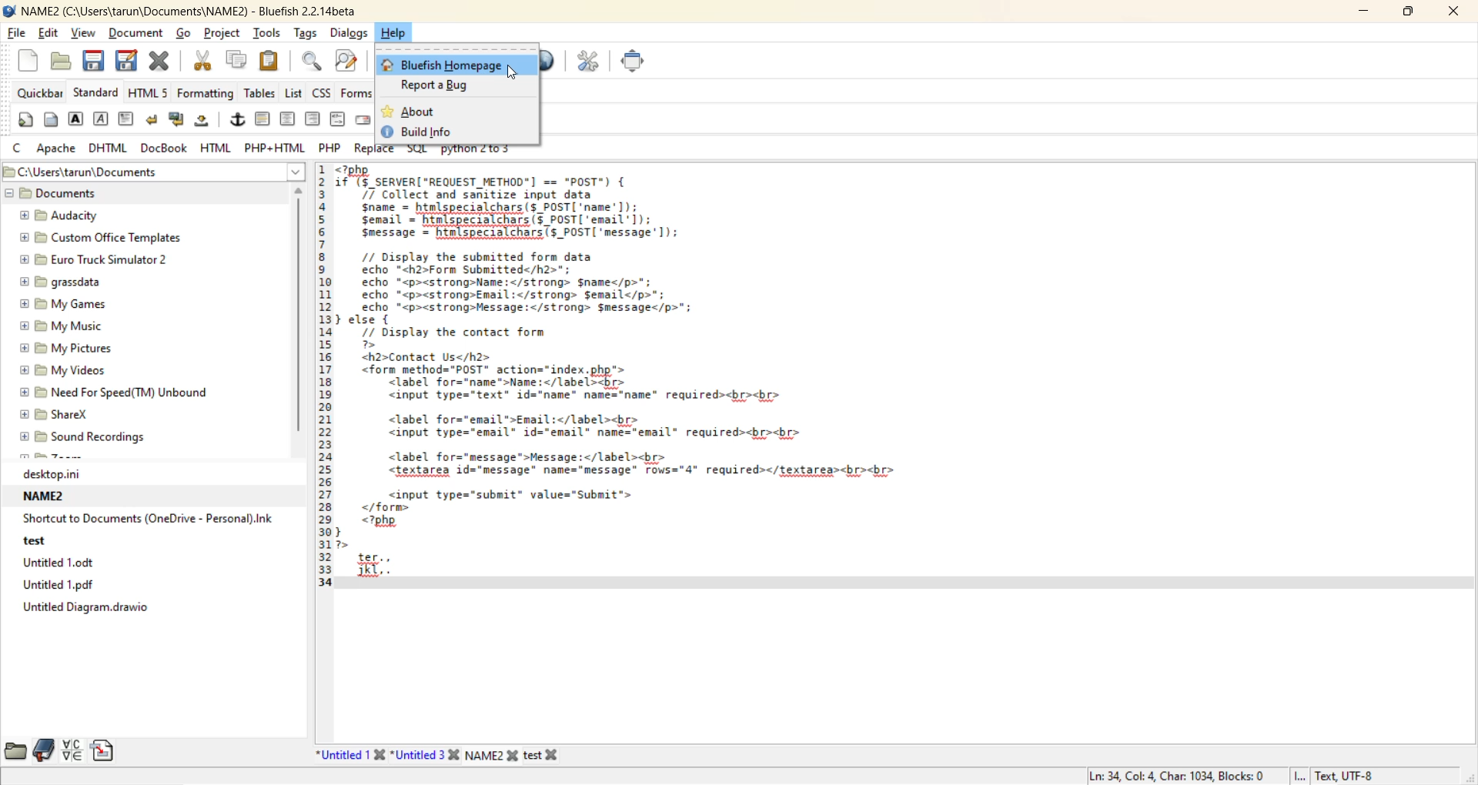  I want to click on go, so click(187, 32).